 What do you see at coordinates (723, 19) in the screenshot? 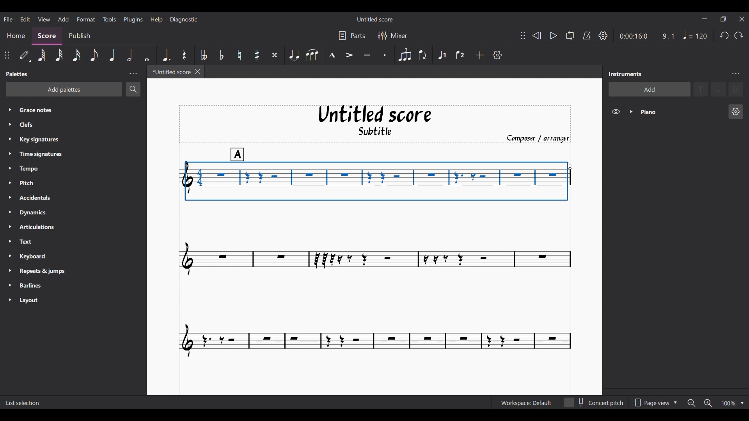
I see `Show in a smaller interface` at bounding box center [723, 19].